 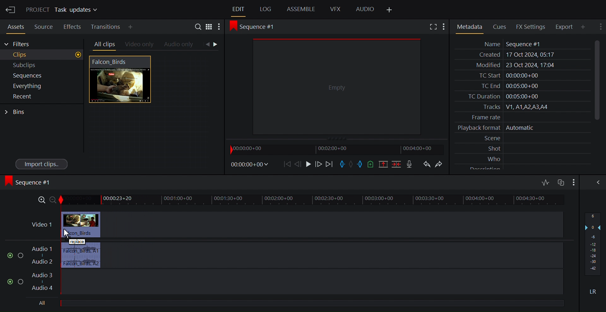 What do you see at coordinates (573, 182) in the screenshot?
I see `Show/Hide audio full mix` at bounding box center [573, 182].